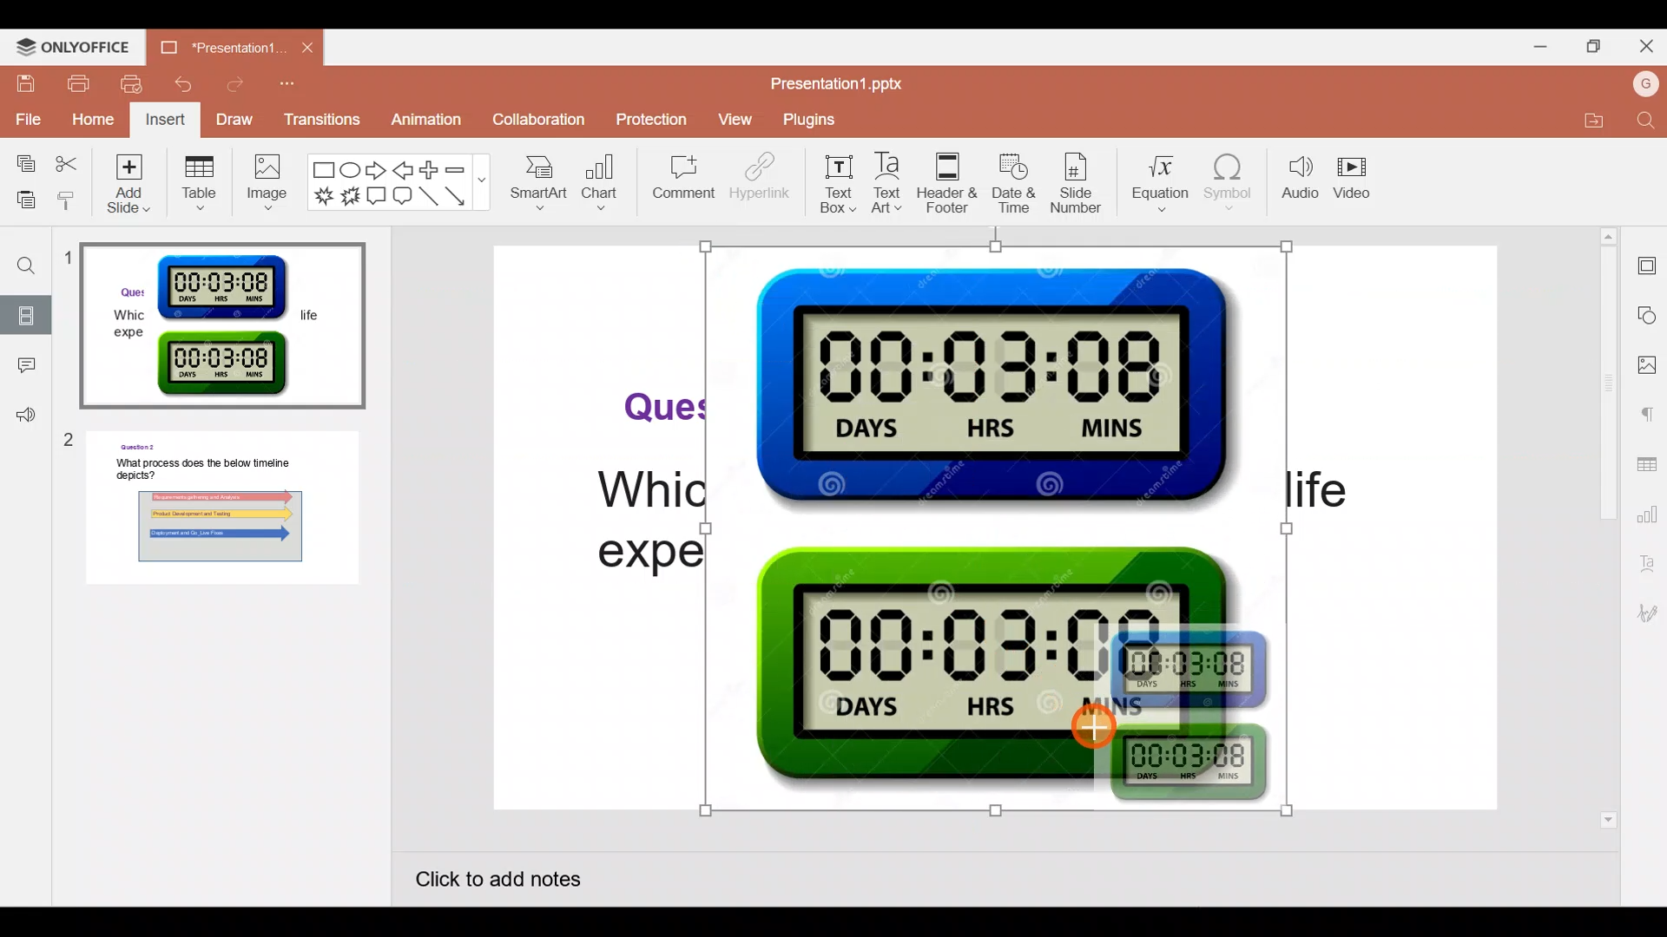  I want to click on Account name, so click(1642, 85).